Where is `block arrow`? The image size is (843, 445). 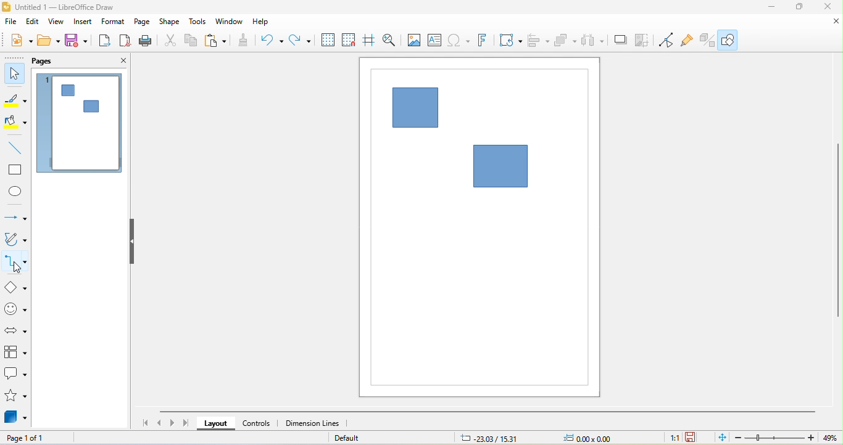 block arrow is located at coordinates (17, 331).